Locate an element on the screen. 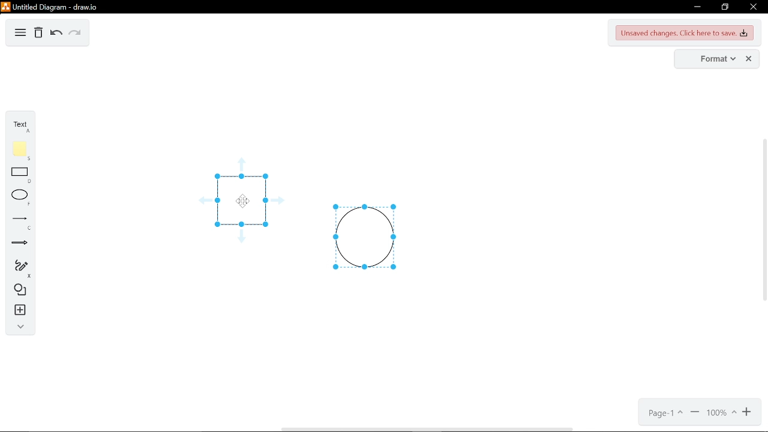 This screenshot has height=432, width=768. guide arrow is located at coordinates (205, 200).